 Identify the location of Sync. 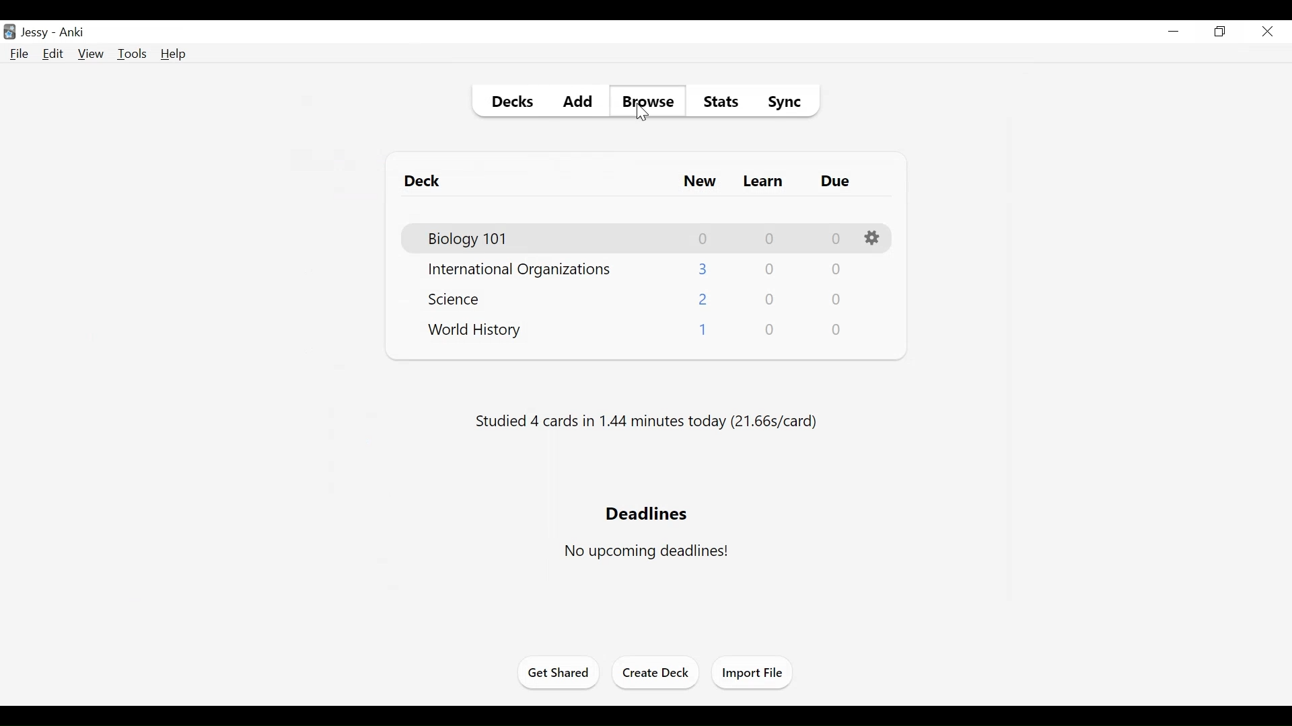
(788, 105).